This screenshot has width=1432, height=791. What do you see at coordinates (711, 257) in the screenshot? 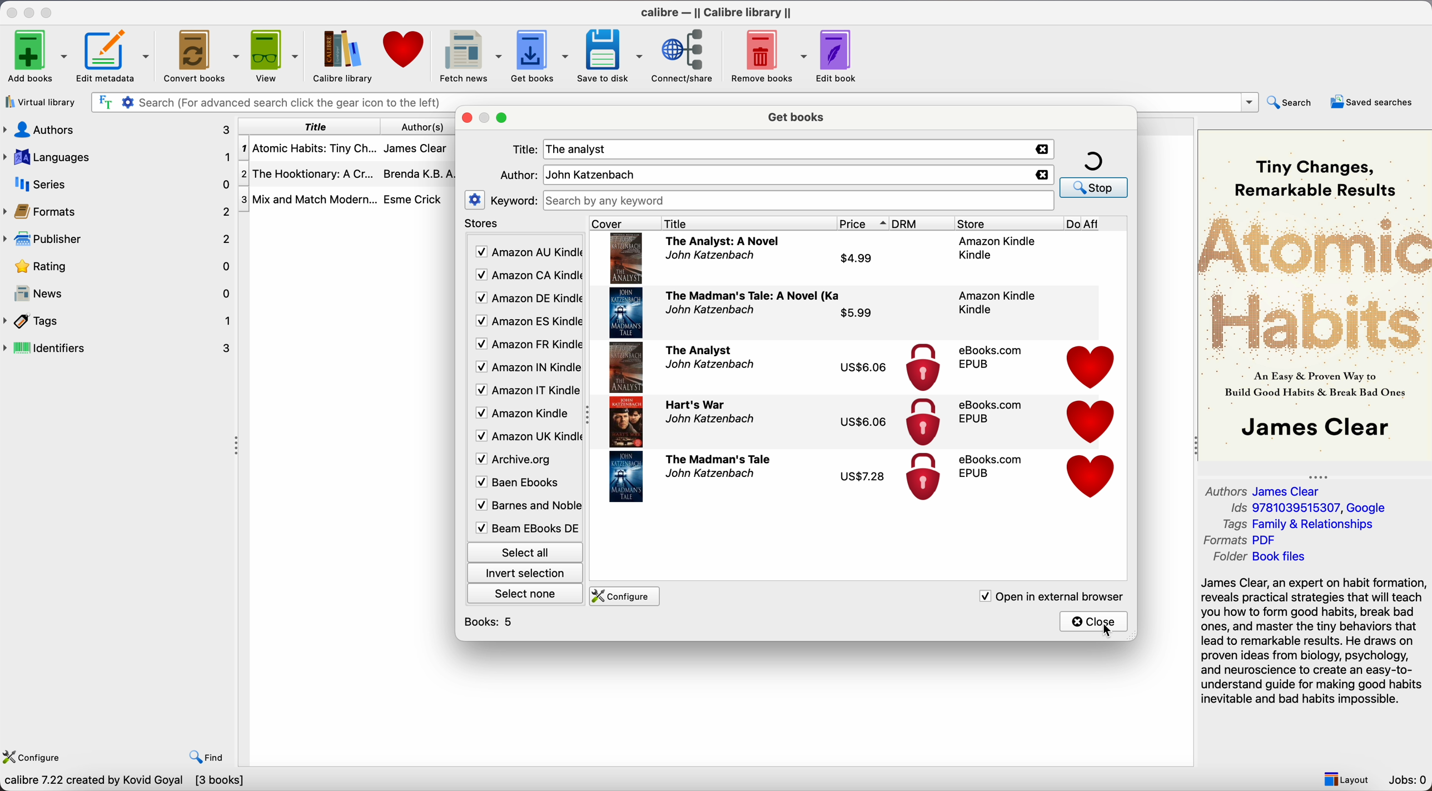
I see `John Katzenbach` at bounding box center [711, 257].